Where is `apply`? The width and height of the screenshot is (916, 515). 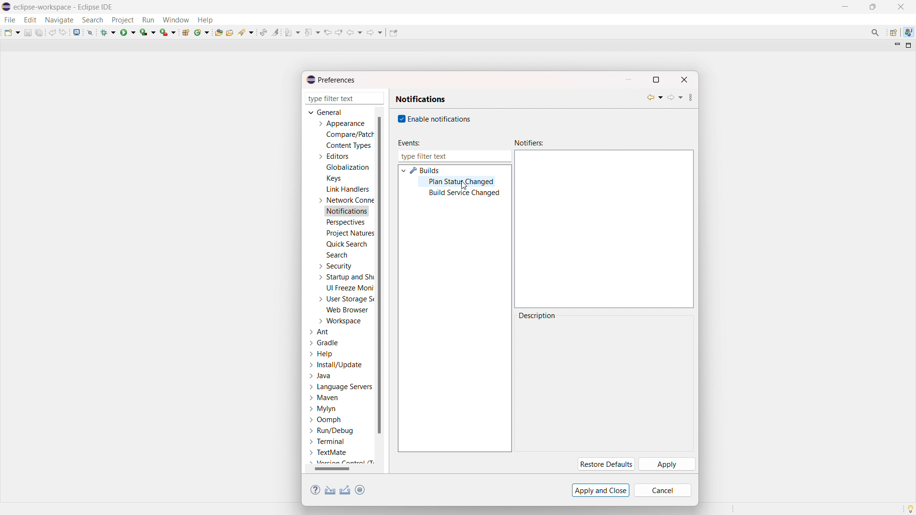 apply is located at coordinates (666, 464).